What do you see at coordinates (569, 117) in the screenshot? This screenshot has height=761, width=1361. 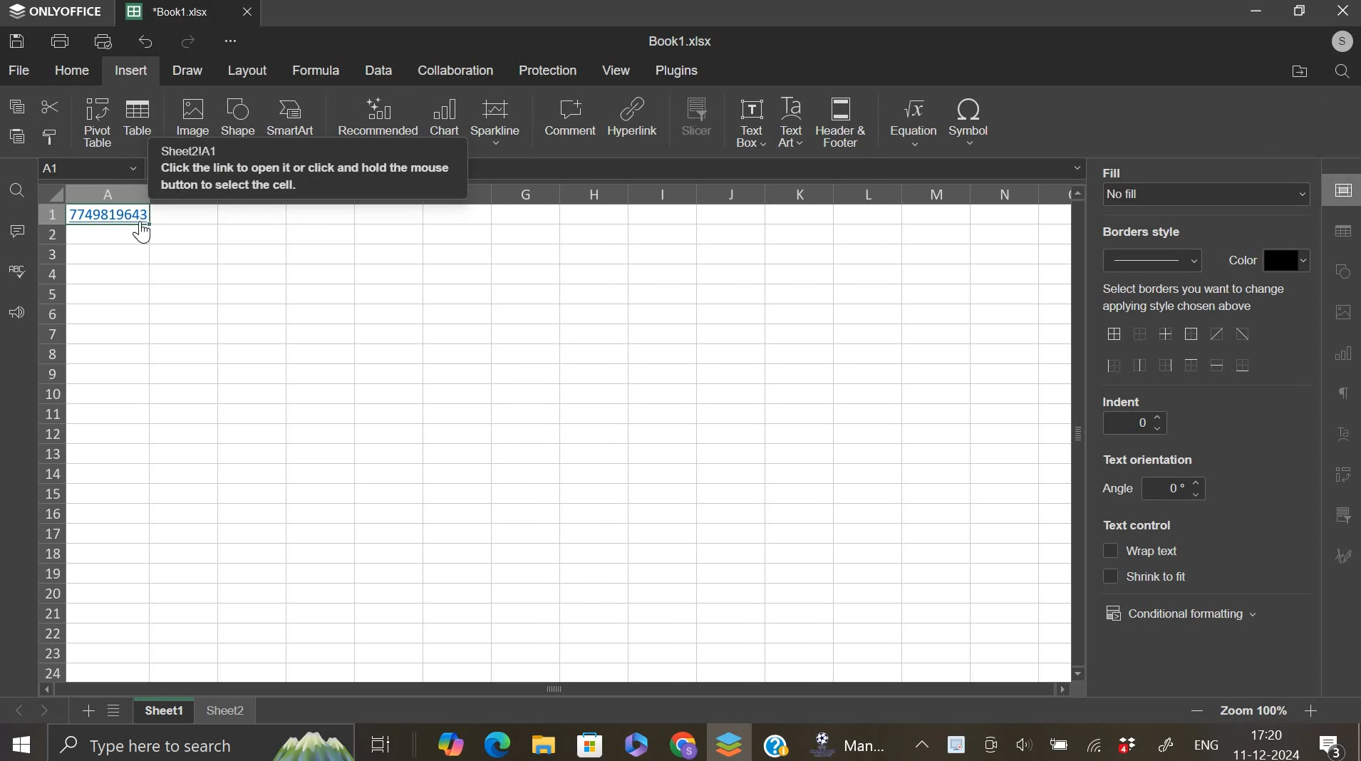 I see `comment` at bounding box center [569, 117].